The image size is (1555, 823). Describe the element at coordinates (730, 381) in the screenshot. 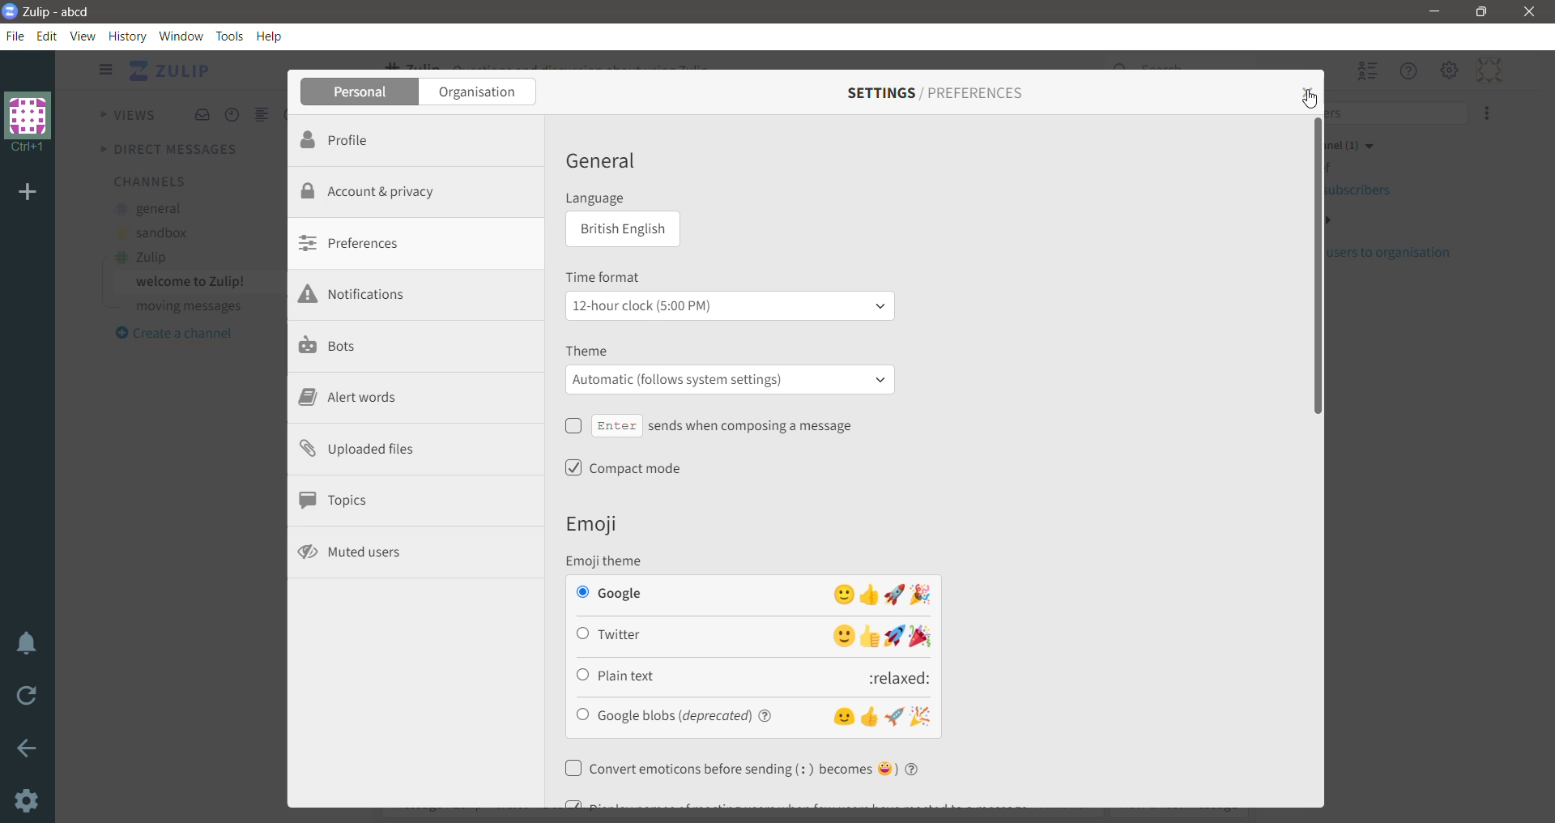

I see `Automatic (follow system settings)` at that location.